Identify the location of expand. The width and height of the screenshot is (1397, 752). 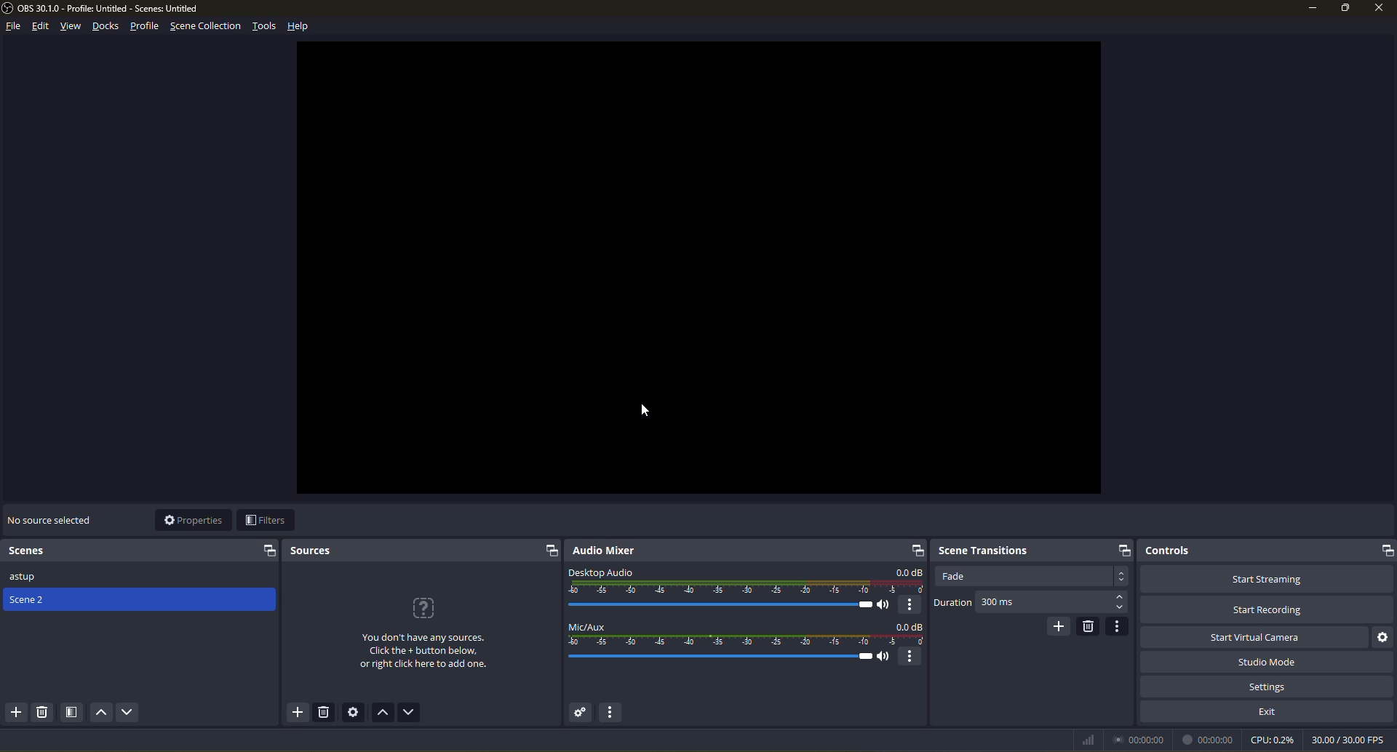
(1385, 549).